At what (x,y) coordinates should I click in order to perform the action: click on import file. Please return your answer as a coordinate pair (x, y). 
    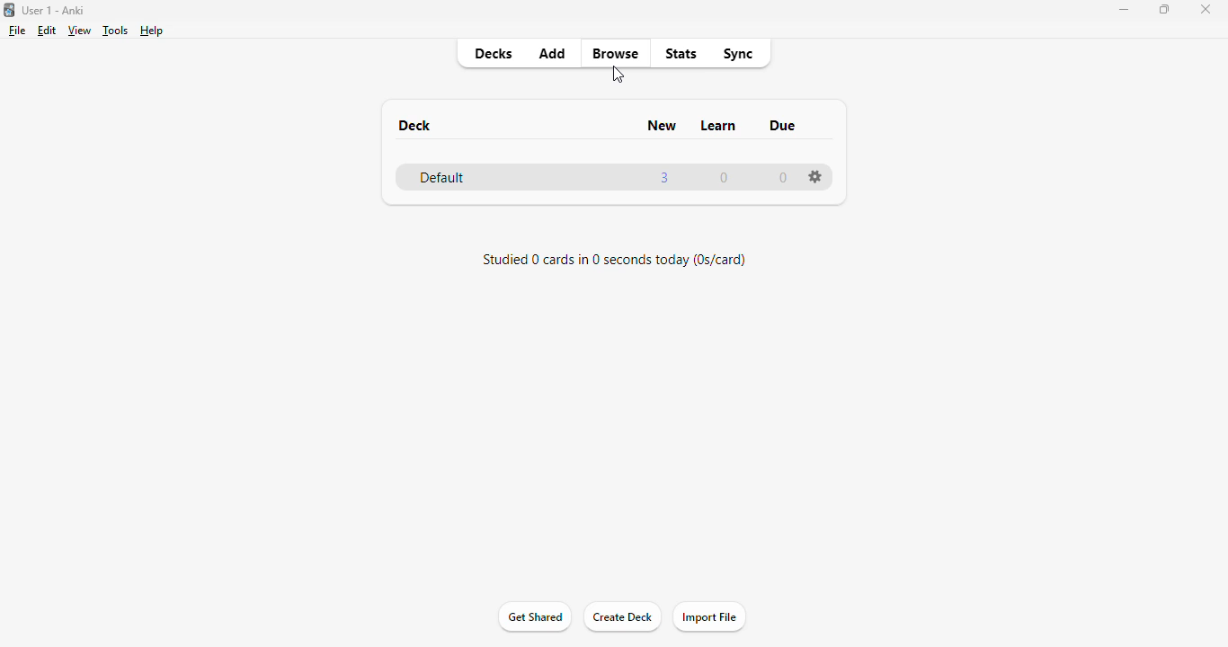
    Looking at the image, I should click on (710, 617).